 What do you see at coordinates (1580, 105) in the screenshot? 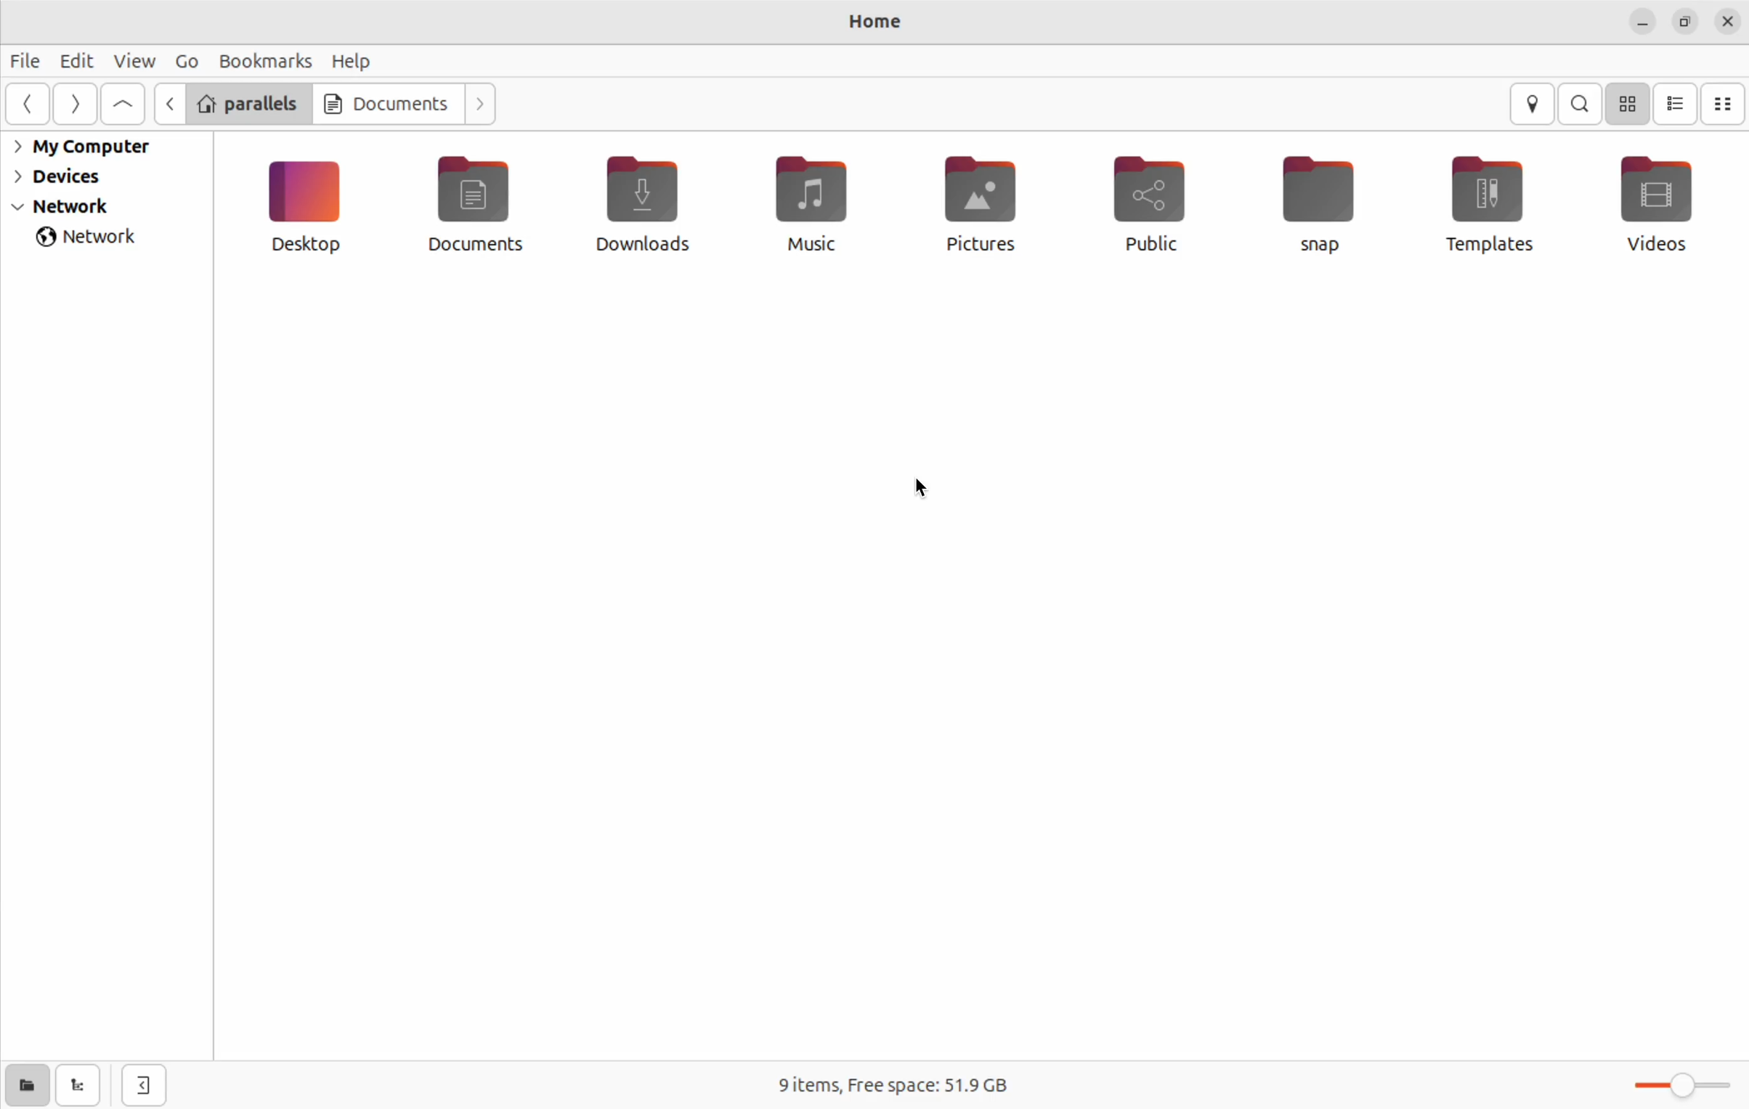
I see `search` at bounding box center [1580, 105].